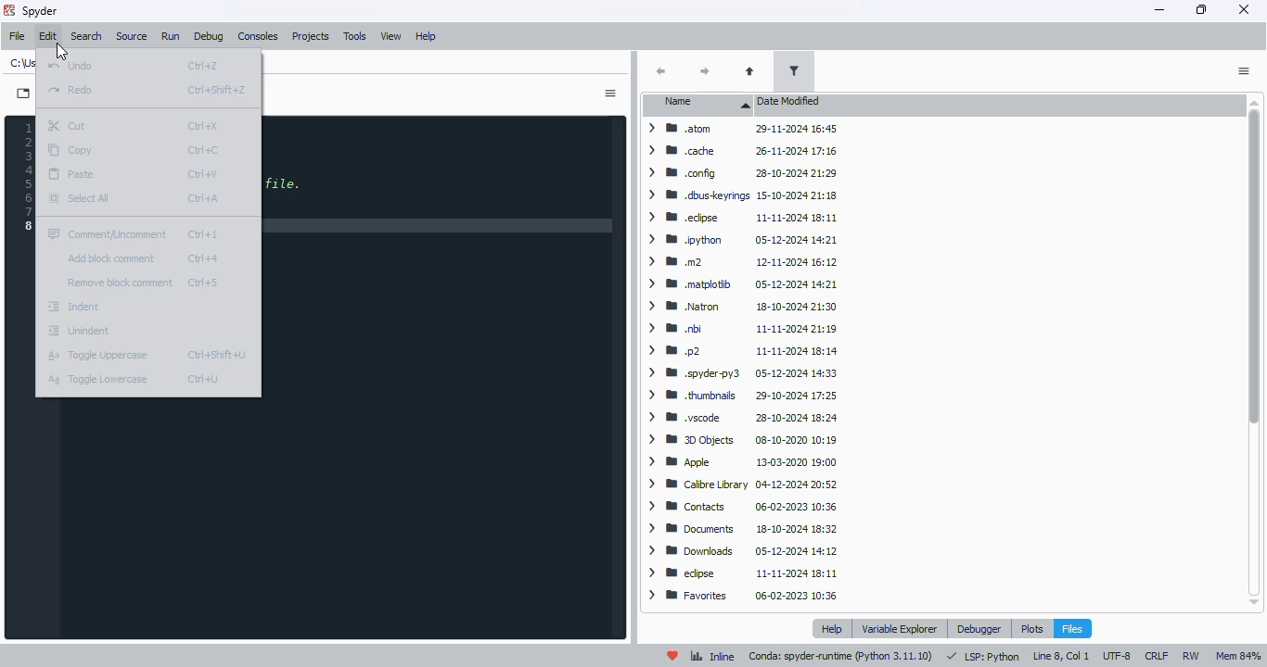  What do you see at coordinates (1250, 354) in the screenshot?
I see `vertical scroll bar` at bounding box center [1250, 354].